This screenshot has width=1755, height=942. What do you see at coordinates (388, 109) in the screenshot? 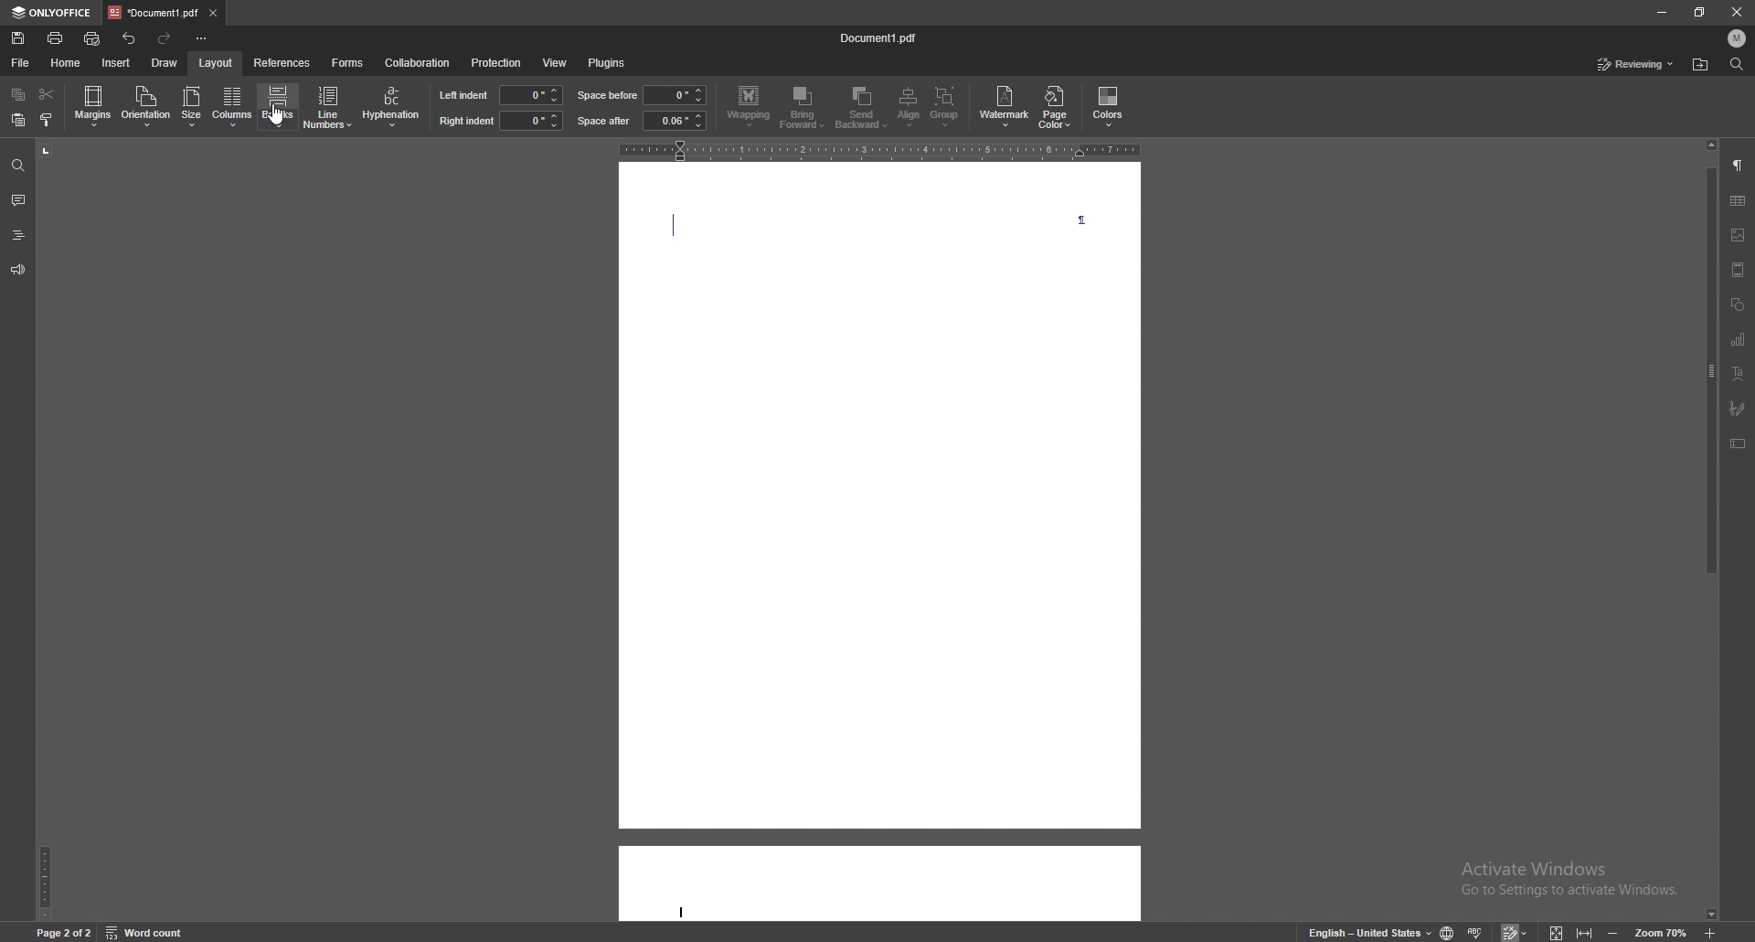
I see `Hyphenation` at bounding box center [388, 109].